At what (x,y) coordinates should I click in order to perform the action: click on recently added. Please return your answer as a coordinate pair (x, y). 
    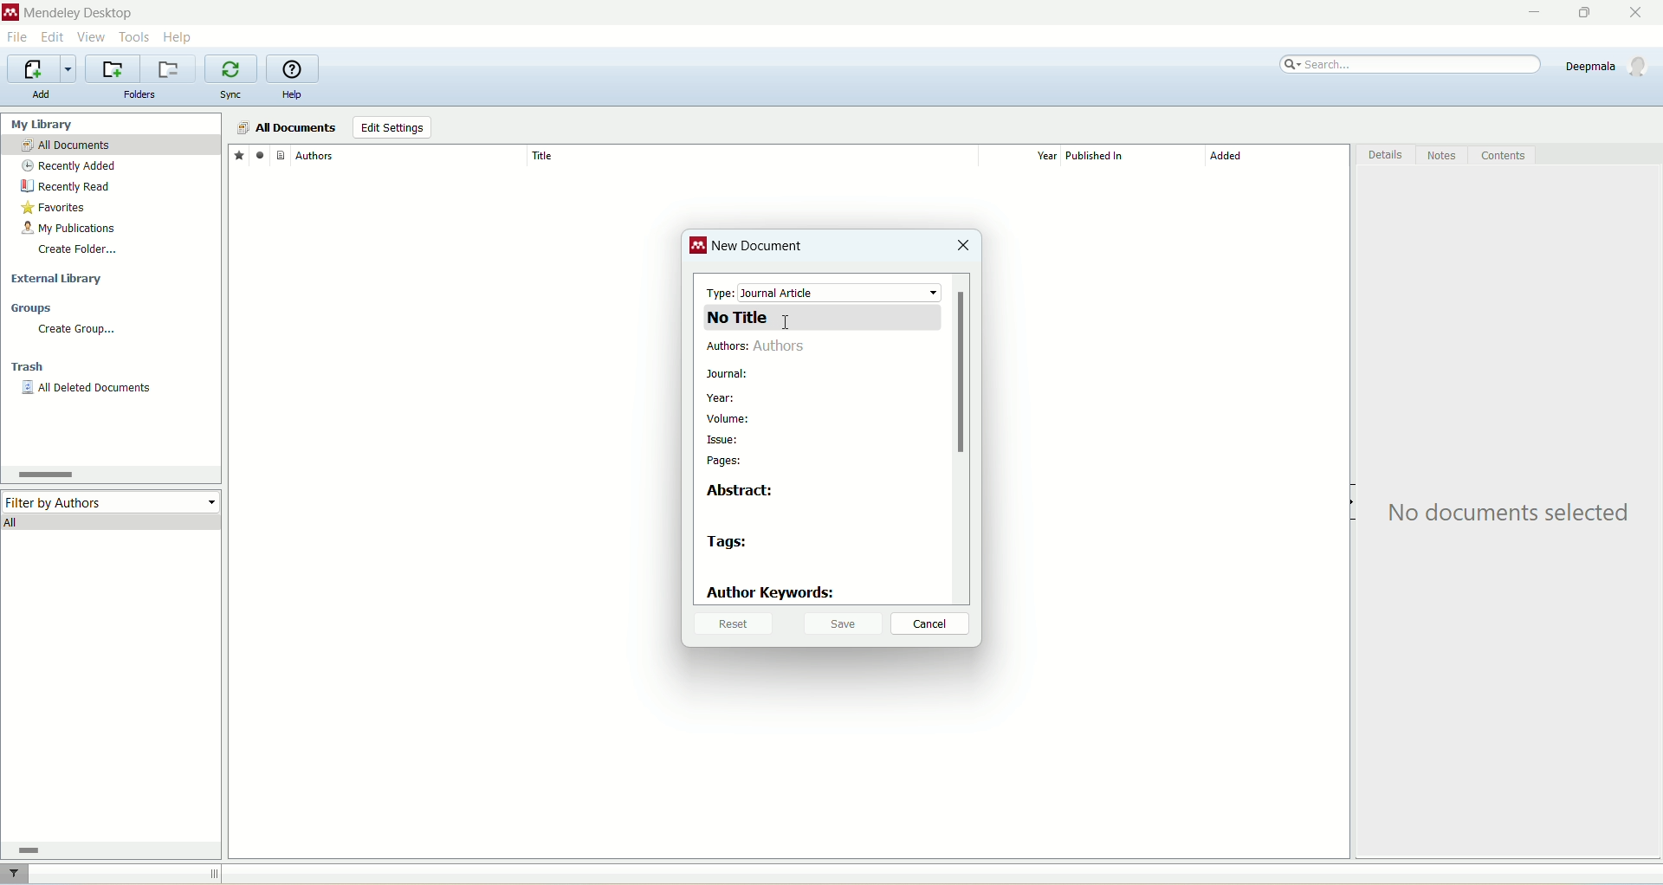
    Looking at the image, I should click on (69, 166).